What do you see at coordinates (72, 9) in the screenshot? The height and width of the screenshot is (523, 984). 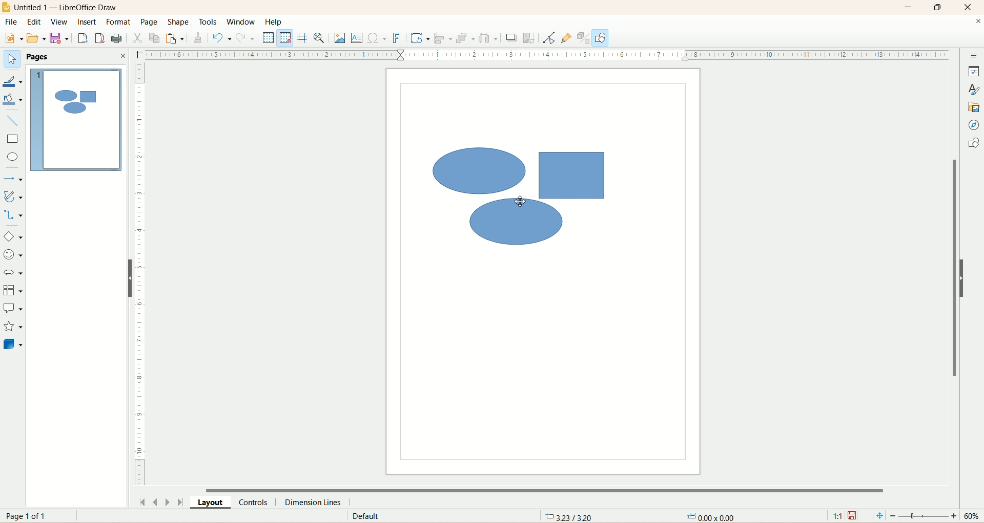 I see `title` at bounding box center [72, 9].